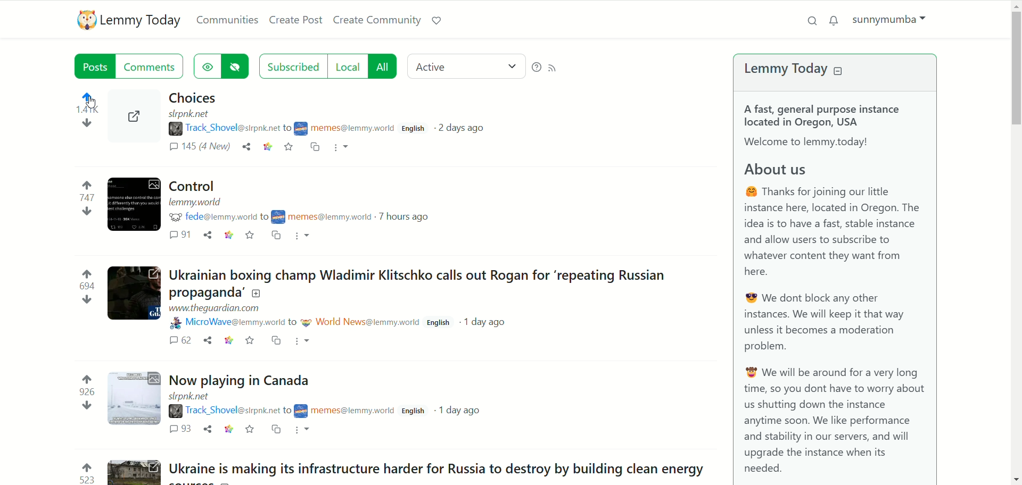  Describe the element at coordinates (385, 66) in the screenshot. I see `all` at that location.